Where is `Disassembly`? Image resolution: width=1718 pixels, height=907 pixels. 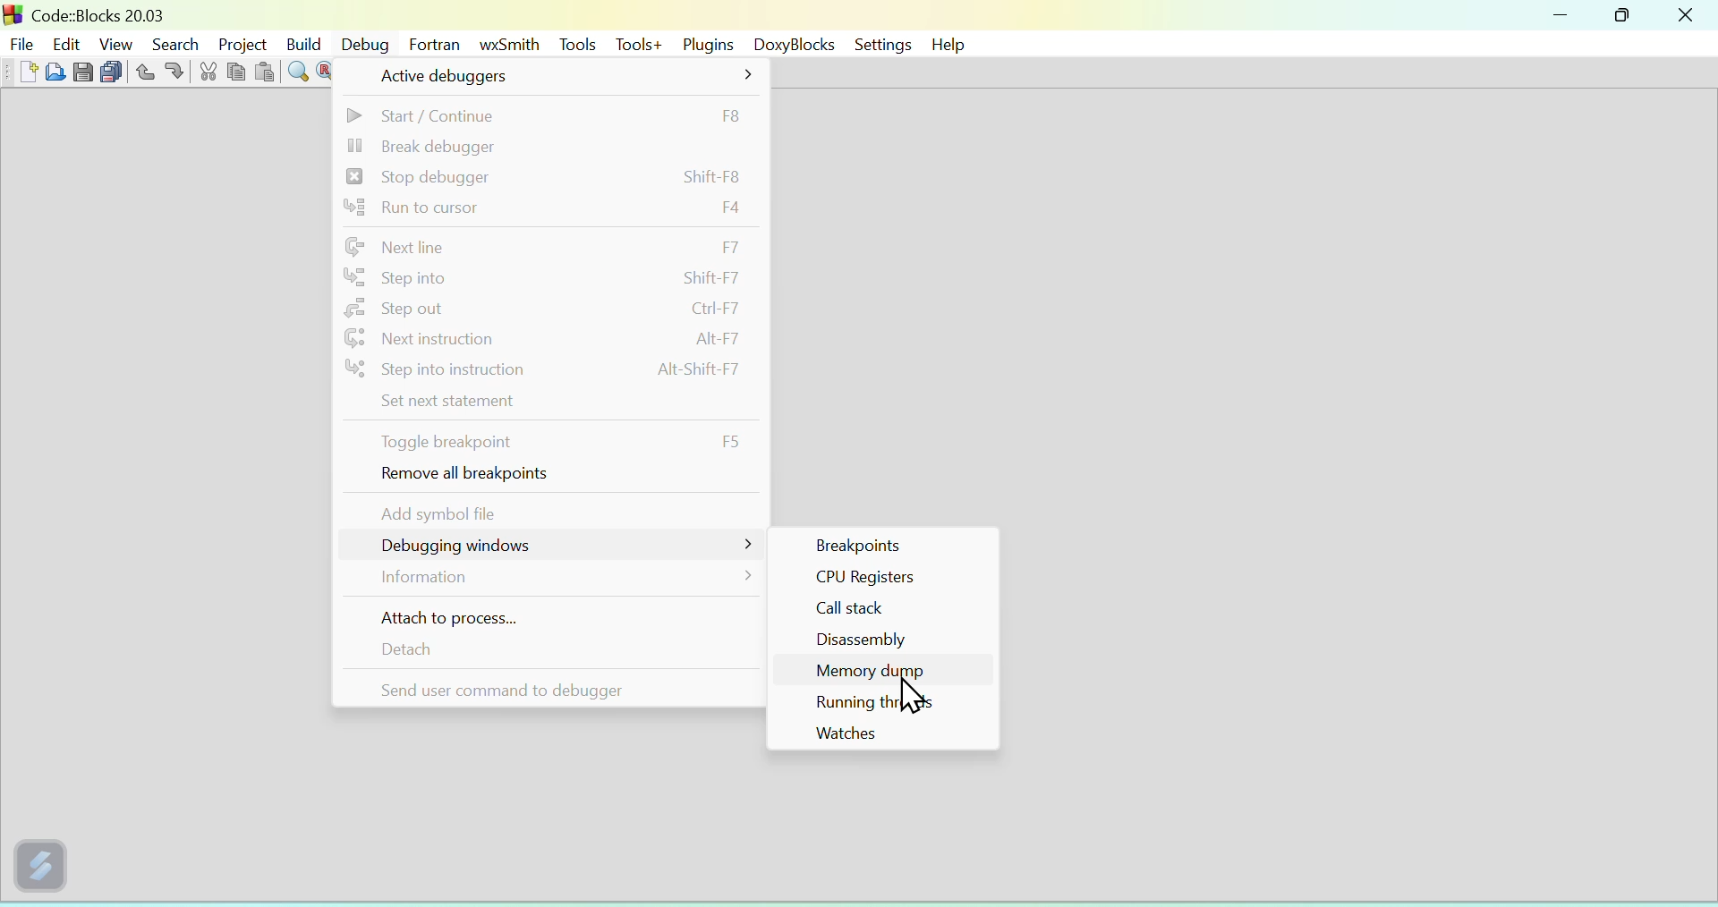
Disassembly is located at coordinates (884, 642).